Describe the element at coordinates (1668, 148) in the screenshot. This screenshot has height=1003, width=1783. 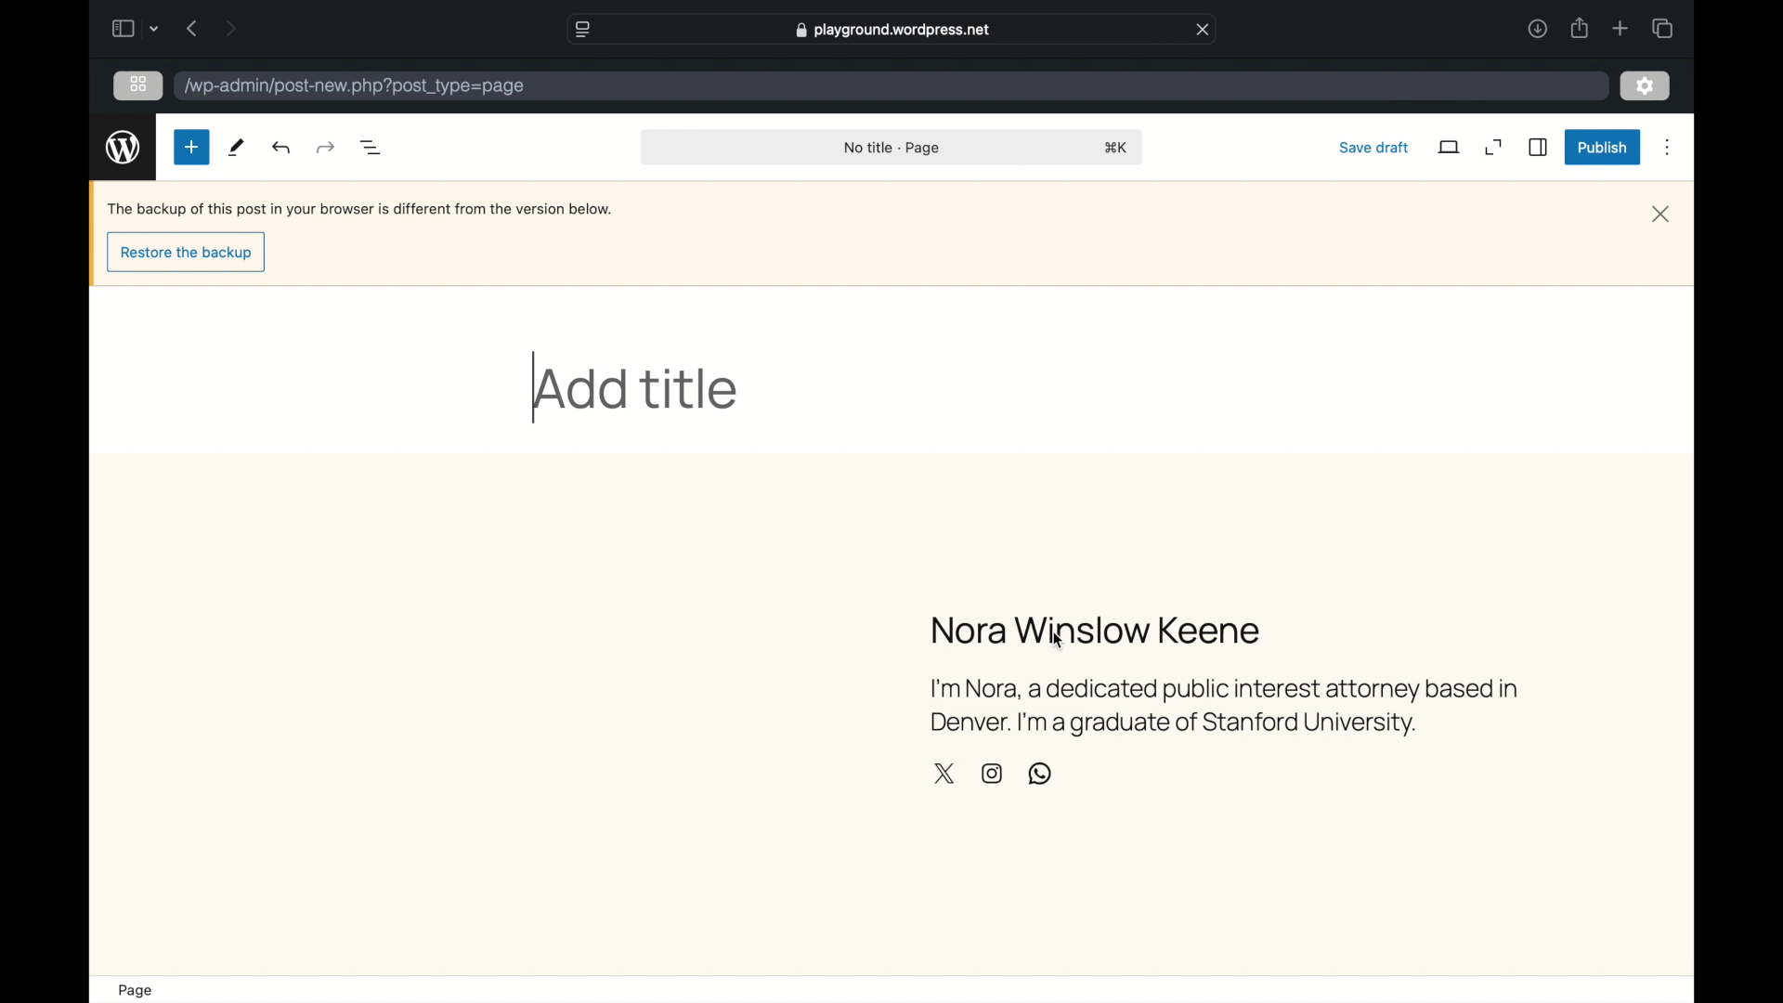
I see `more options` at that location.